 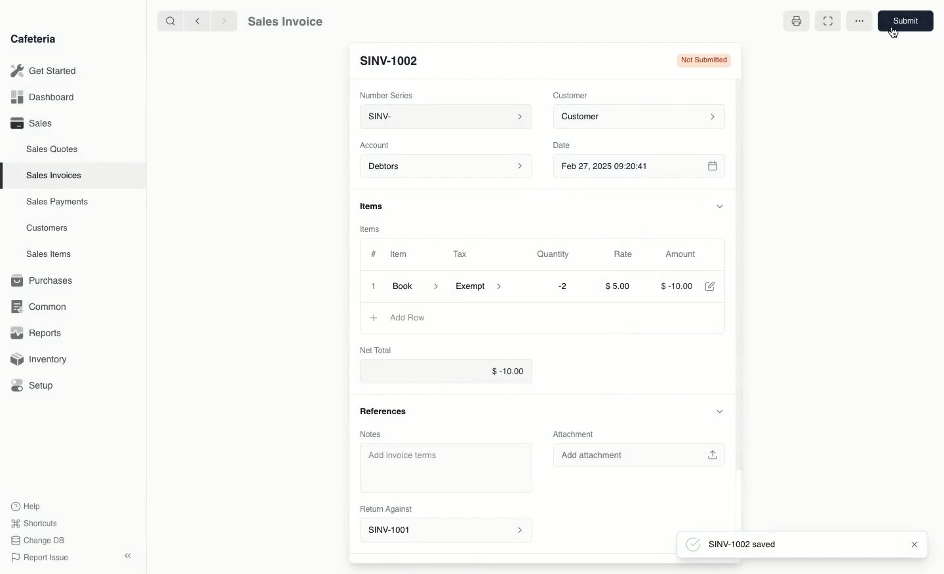 I want to click on Submit, so click(x=905, y=21).